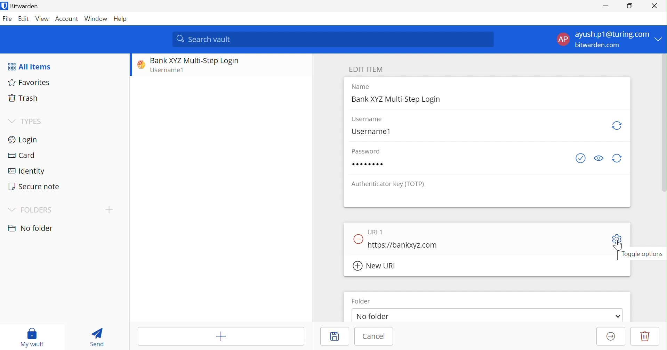  What do you see at coordinates (23, 97) in the screenshot?
I see `Trash` at bounding box center [23, 97].